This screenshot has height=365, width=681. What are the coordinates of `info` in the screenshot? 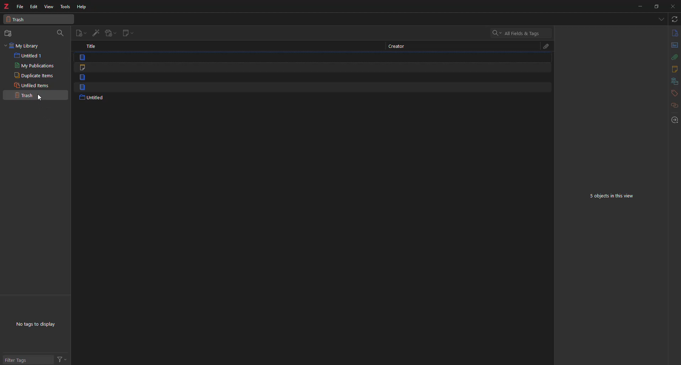 It's located at (675, 33).